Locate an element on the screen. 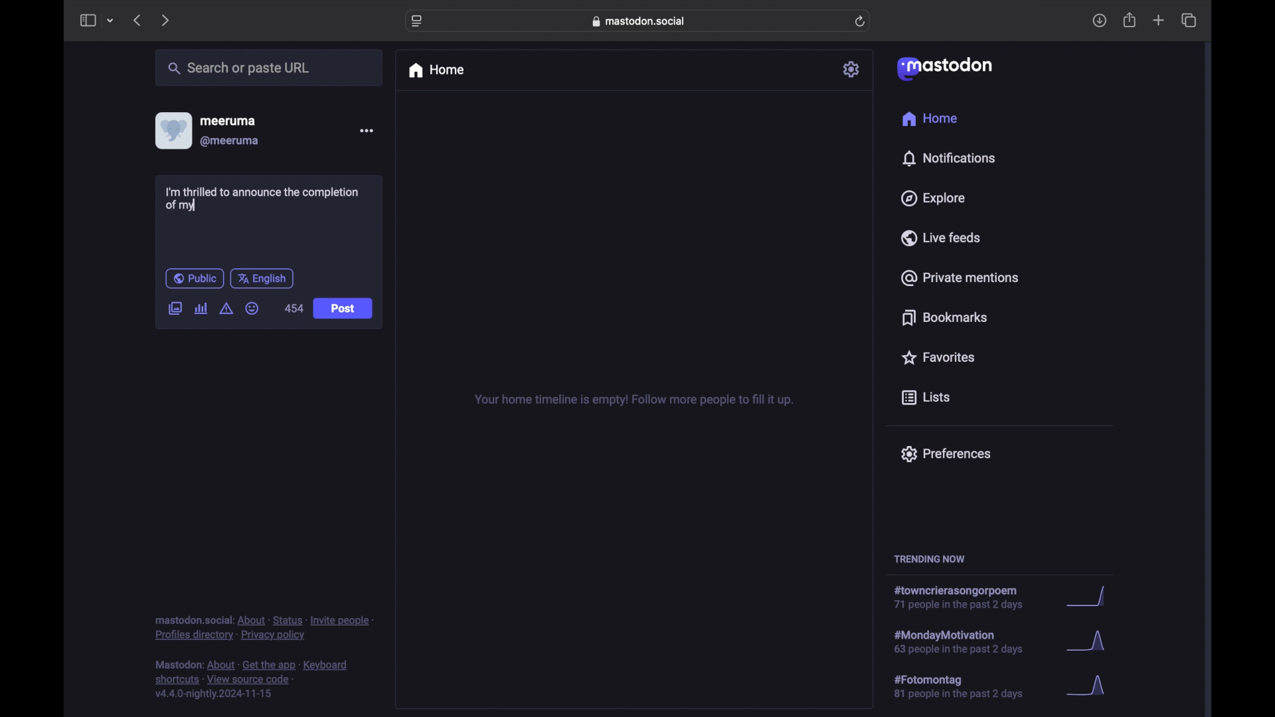  footnote is located at coordinates (264, 629).